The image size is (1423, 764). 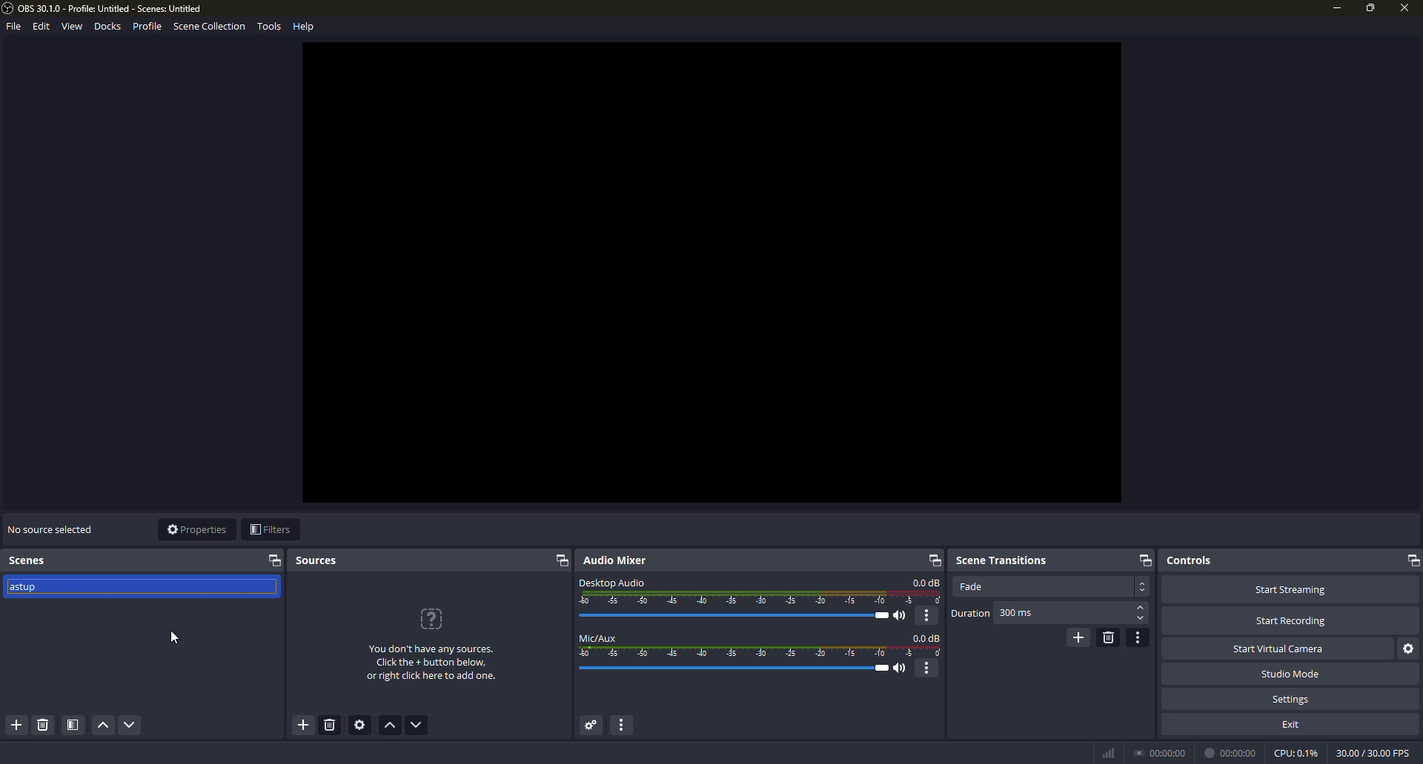 I want to click on profile, so click(x=147, y=26).